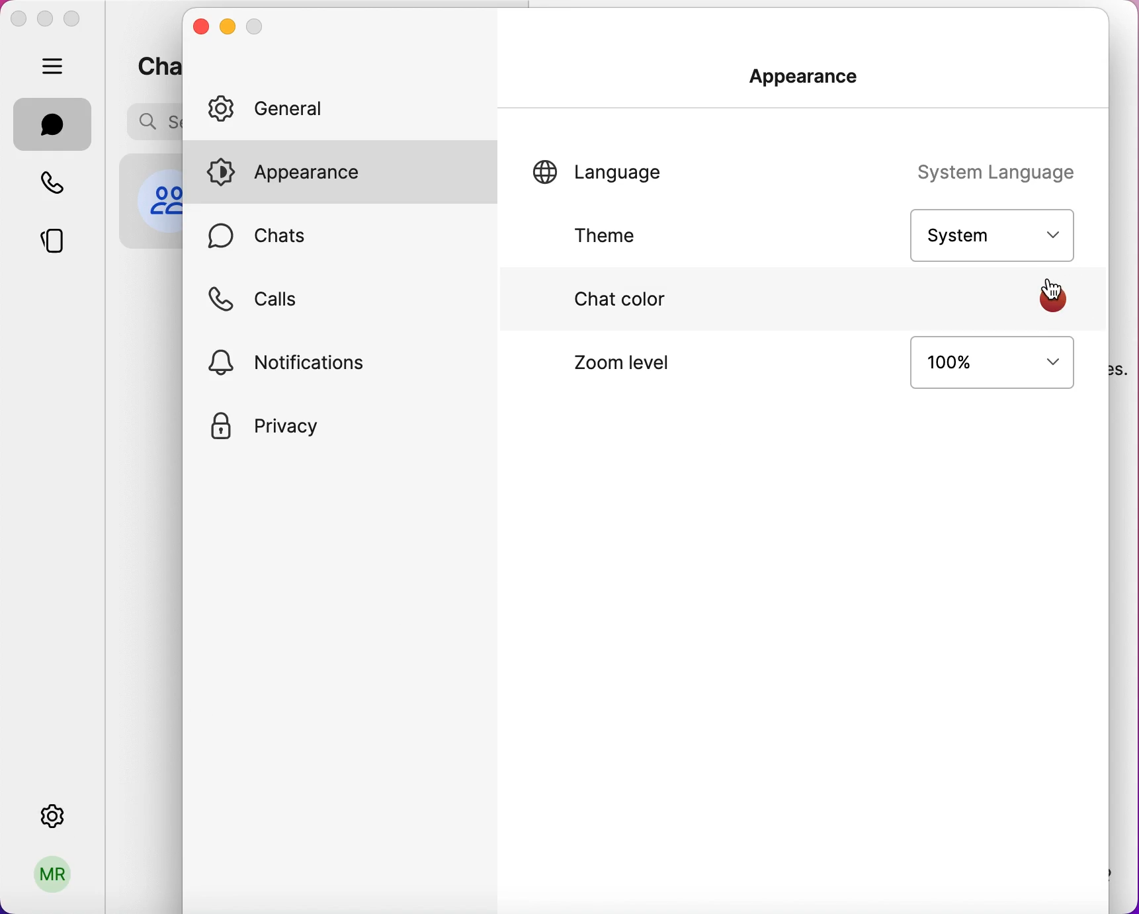  What do you see at coordinates (990, 233) in the screenshot?
I see `system` at bounding box center [990, 233].